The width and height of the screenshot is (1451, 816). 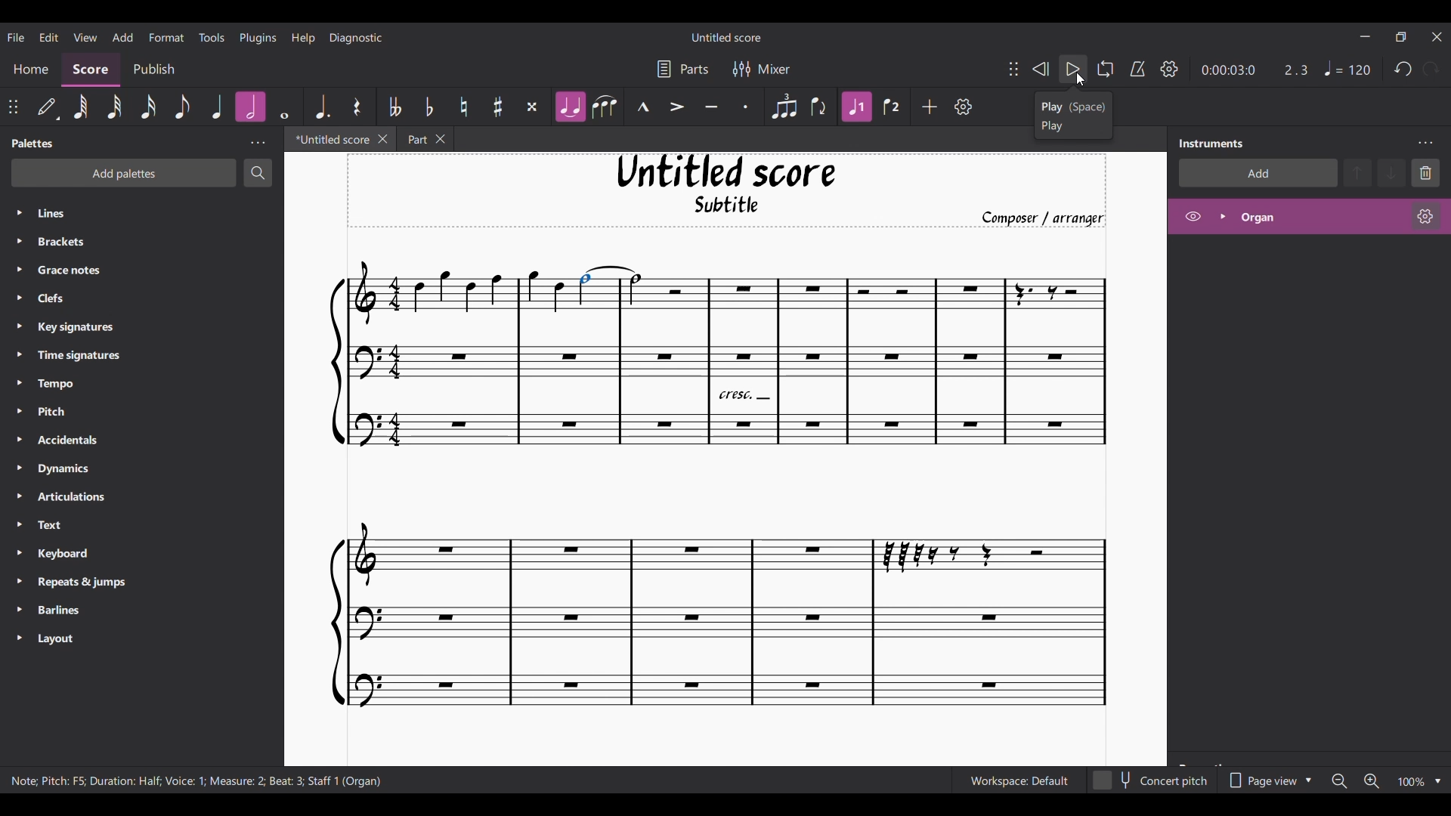 What do you see at coordinates (710, 107) in the screenshot?
I see `Tenuto` at bounding box center [710, 107].